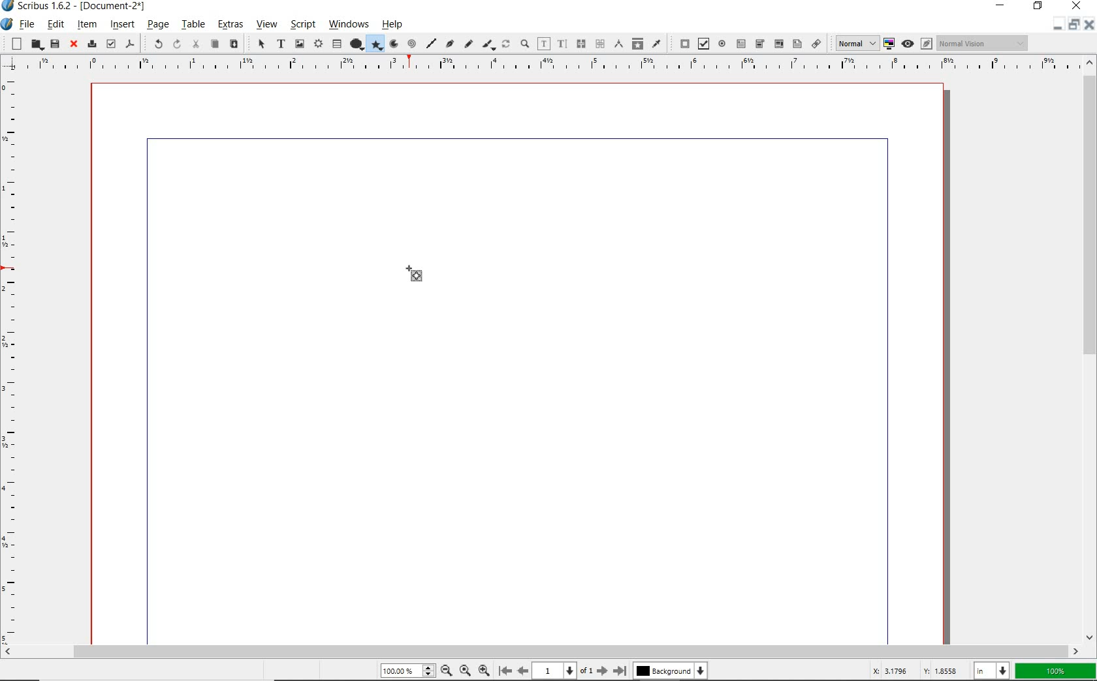 The image size is (1097, 681). What do you see at coordinates (1090, 350) in the screenshot?
I see `scrollbar` at bounding box center [1090, 350].